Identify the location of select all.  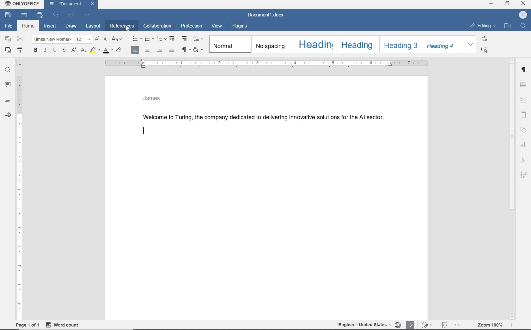
(484, 50).